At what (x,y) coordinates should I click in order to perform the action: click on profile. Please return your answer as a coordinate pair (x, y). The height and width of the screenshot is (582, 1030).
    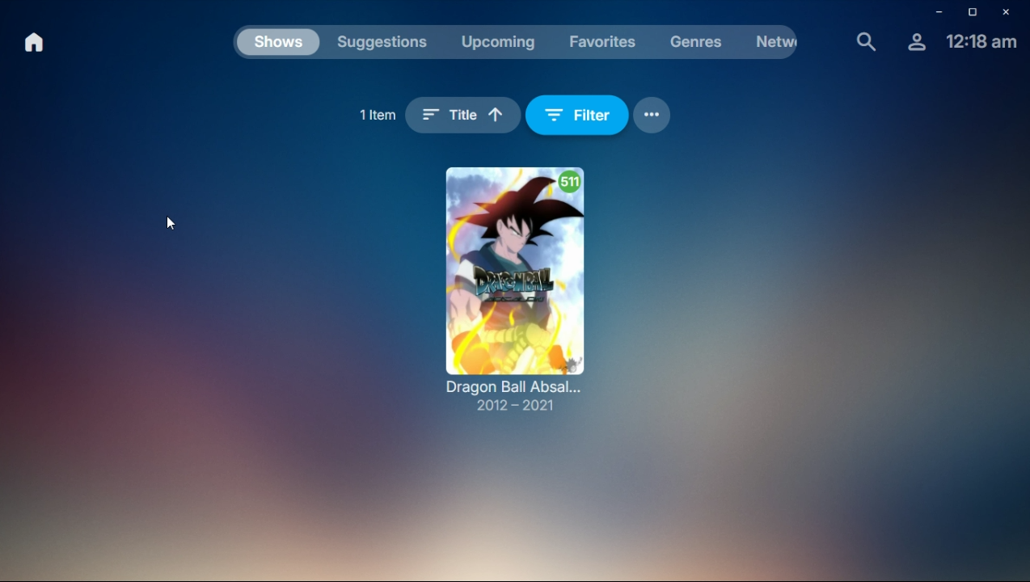
    Looking at the image, I should click on (916, 43).